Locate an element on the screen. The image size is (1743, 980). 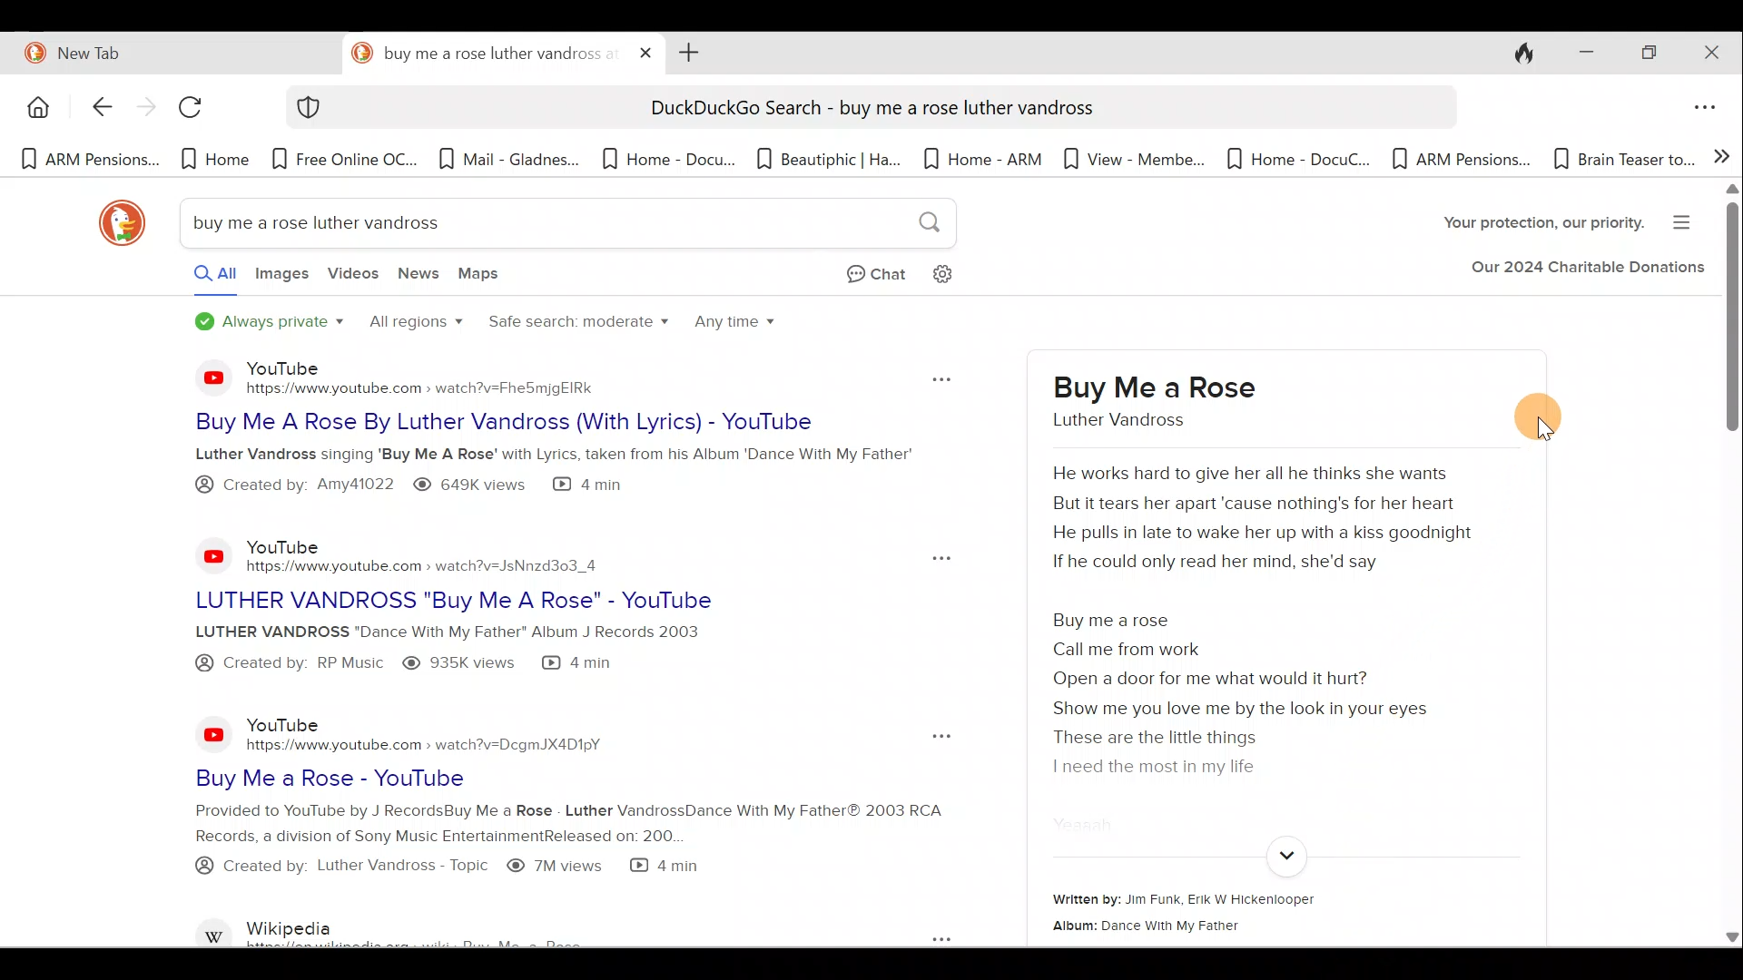
Buy Me A Rose By Luther Vandross (With Lyrics) - YouTube is located at coordinates (532, 422).